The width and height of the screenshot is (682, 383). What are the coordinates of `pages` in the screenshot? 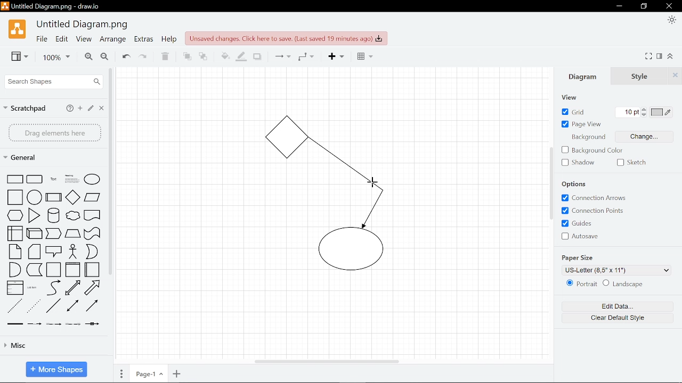 It's located at (121, 374).